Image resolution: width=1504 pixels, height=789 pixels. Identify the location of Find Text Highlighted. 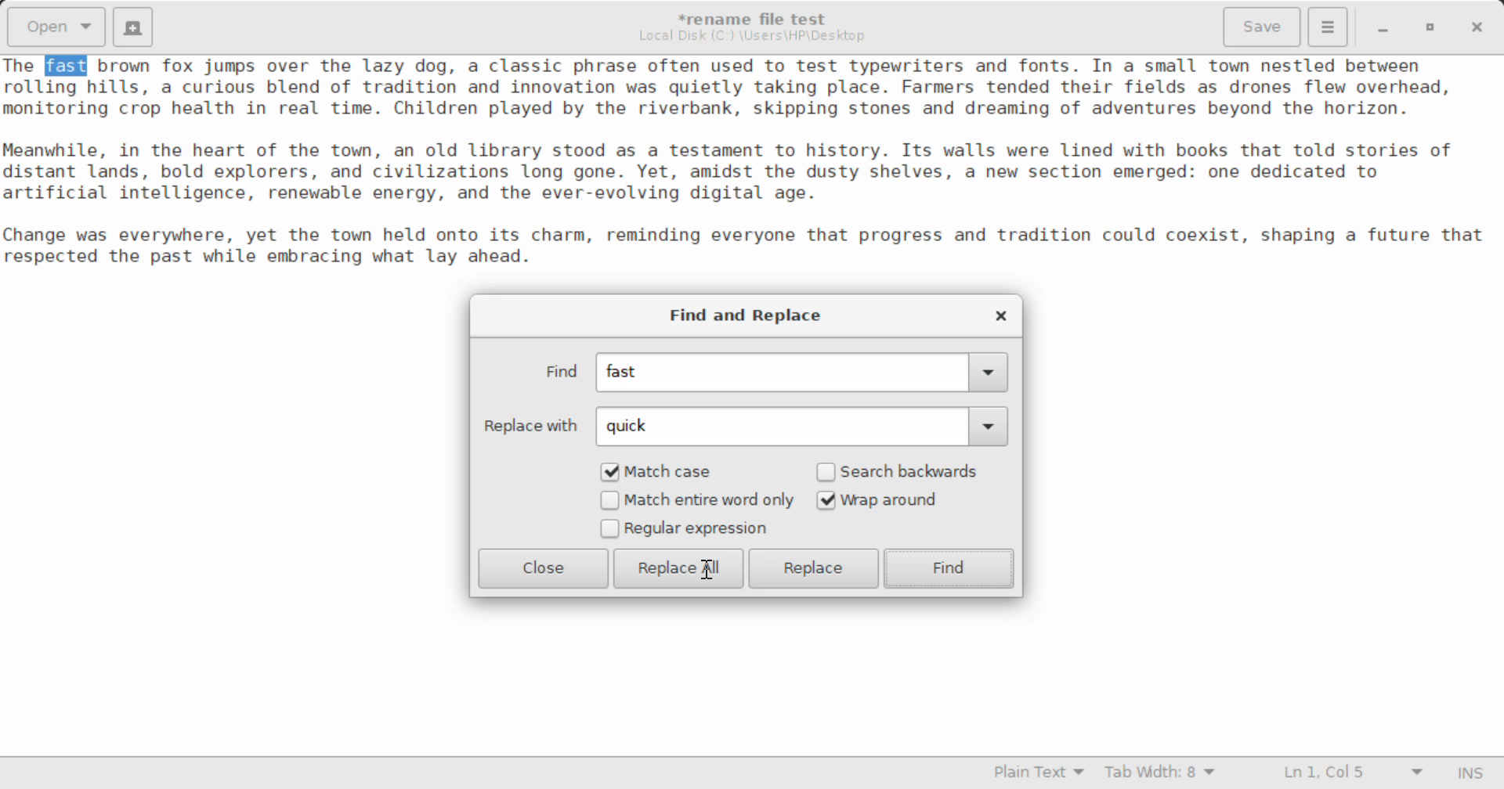
(67, 67).